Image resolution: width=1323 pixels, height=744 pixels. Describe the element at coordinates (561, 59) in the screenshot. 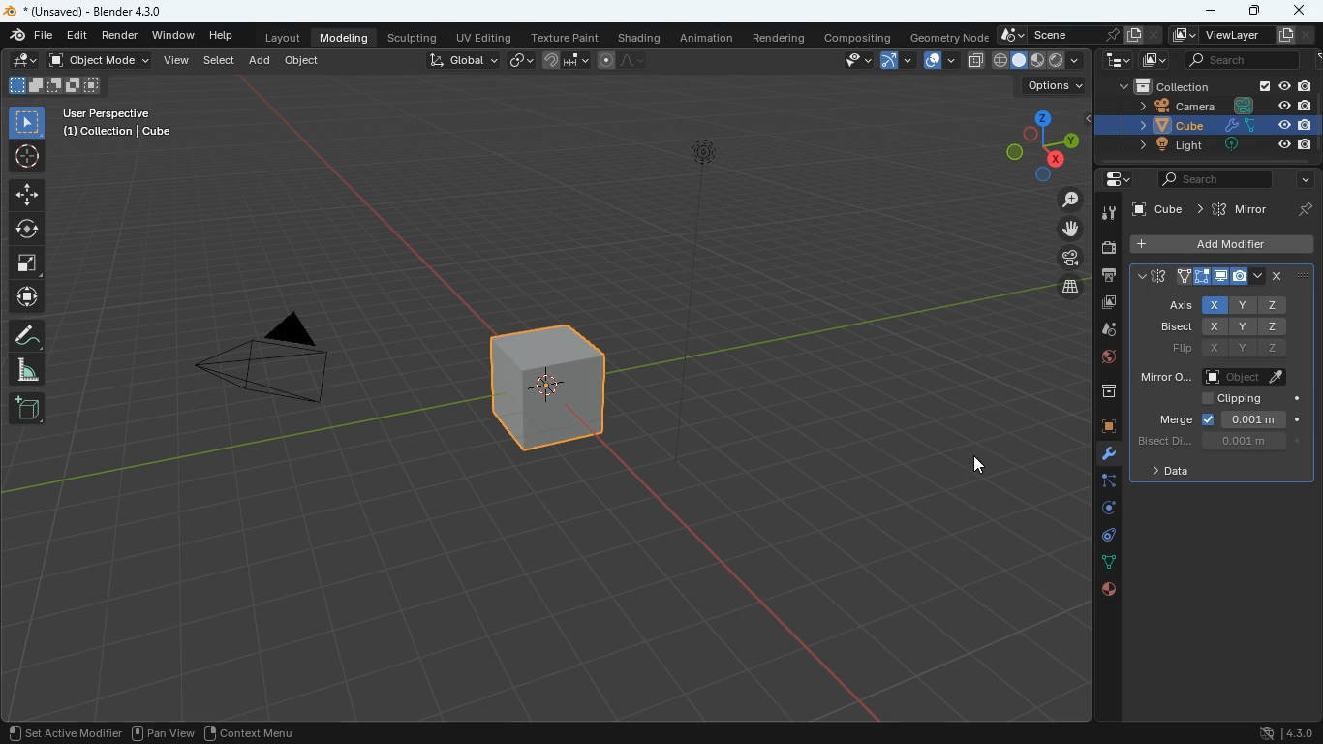

I see `join` at that location.